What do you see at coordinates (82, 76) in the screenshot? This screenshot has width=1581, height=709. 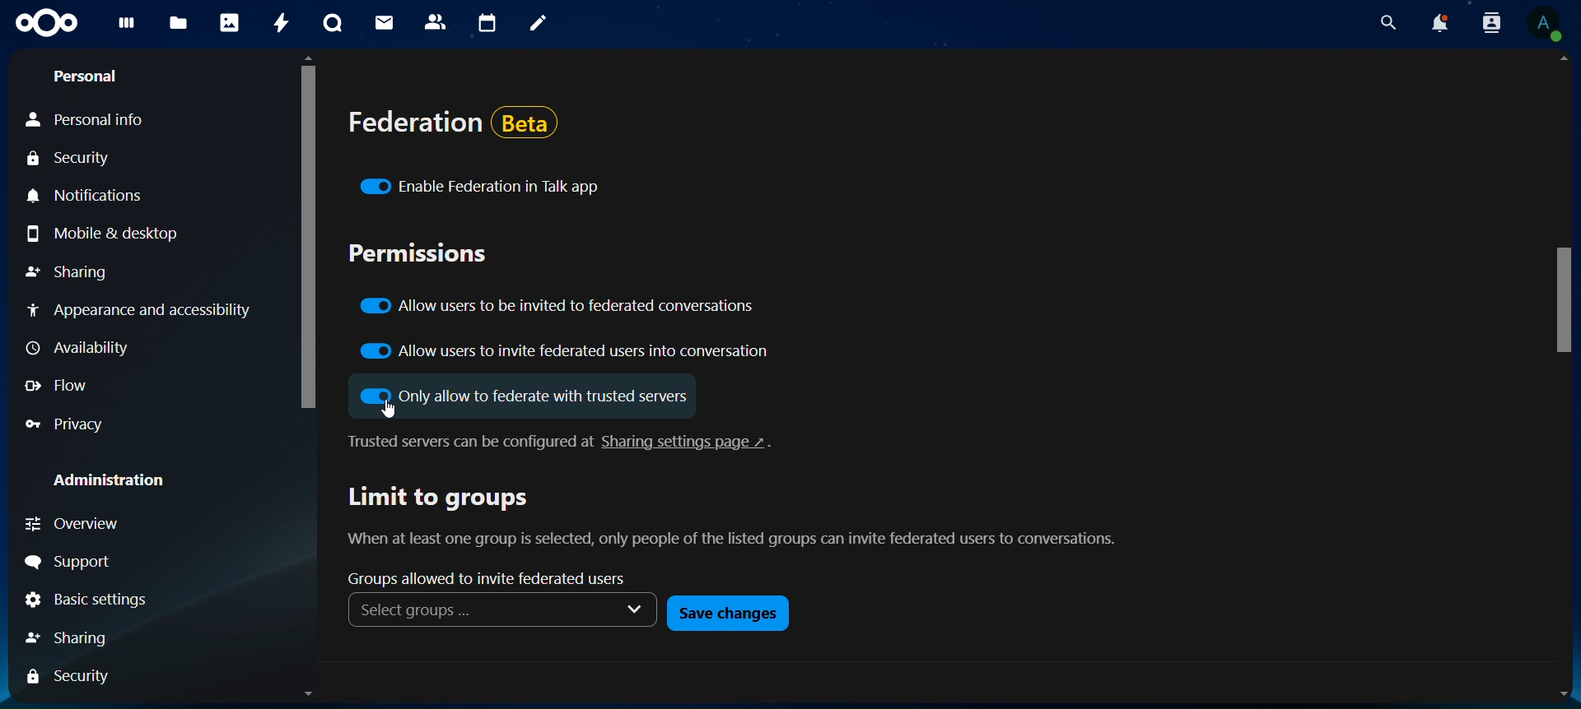 I see `Personal` at bounding box center [82, 76].